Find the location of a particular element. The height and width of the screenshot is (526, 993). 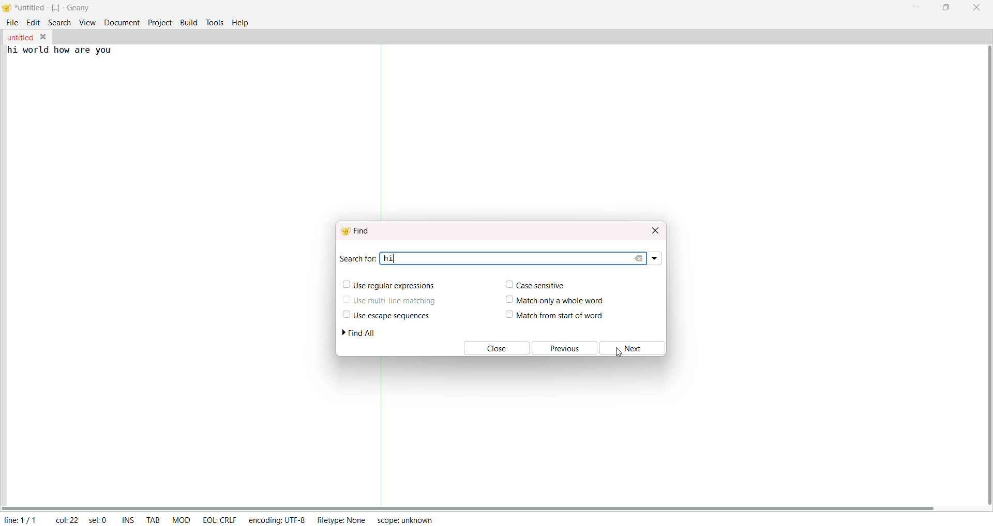

close is located at coordinates (655, 230).